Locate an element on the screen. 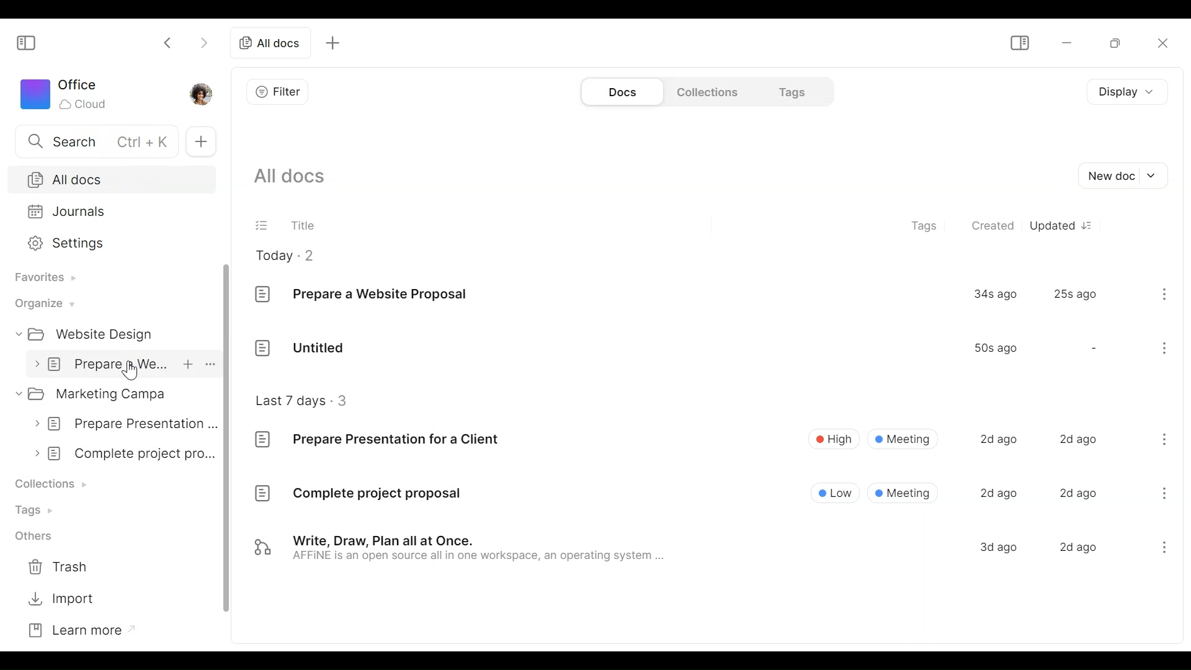  Created is located at coordinates (991, 225).